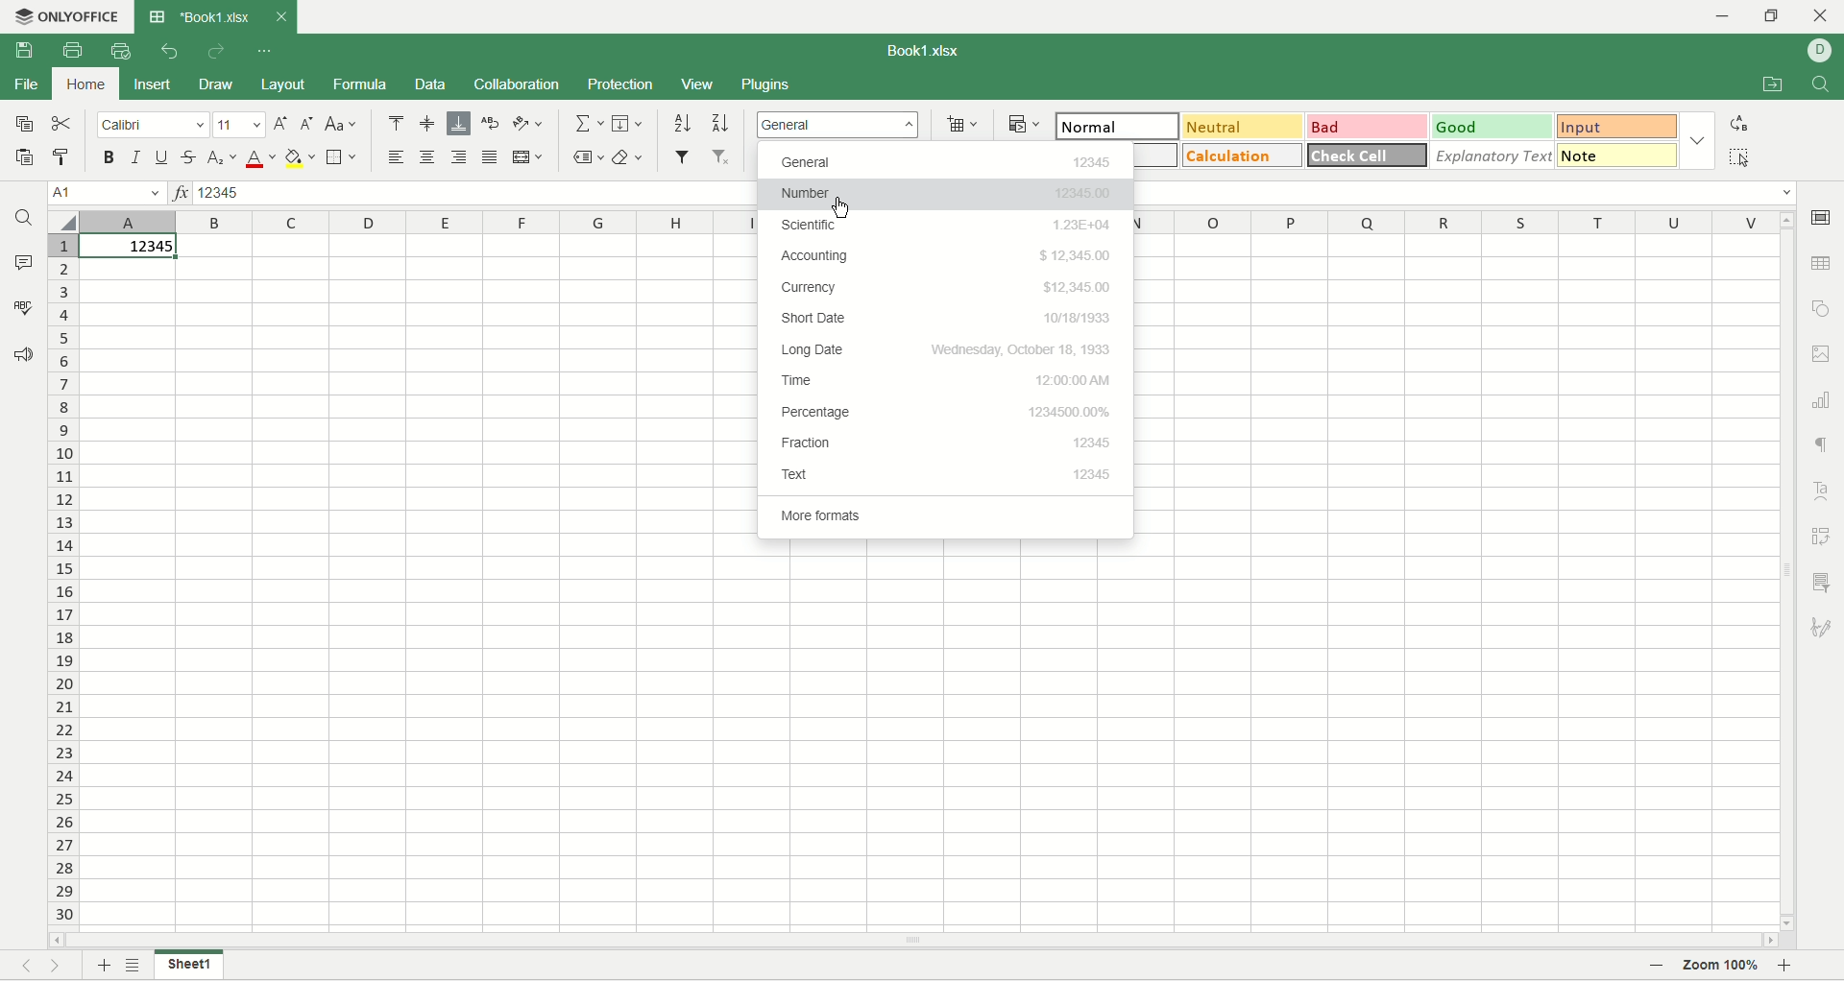 The image size is (1844, 981). Describe the element at coordinates (942, 445) in the screenshot. I see `fraction` at that location.